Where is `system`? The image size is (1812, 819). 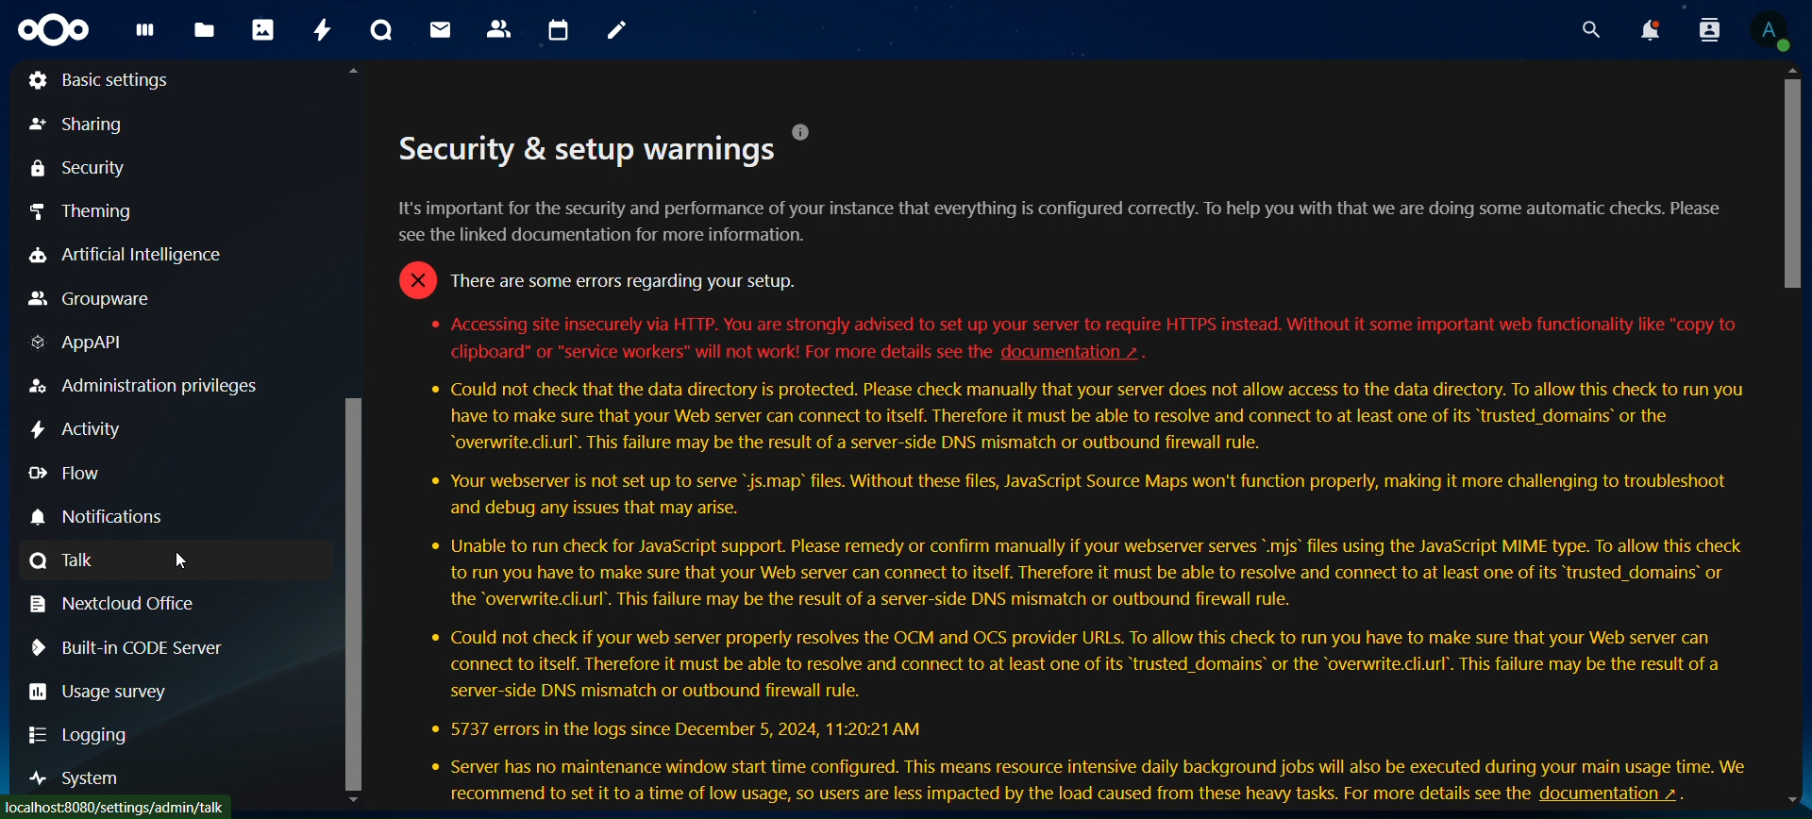 system is located at coordinates (78, 780).